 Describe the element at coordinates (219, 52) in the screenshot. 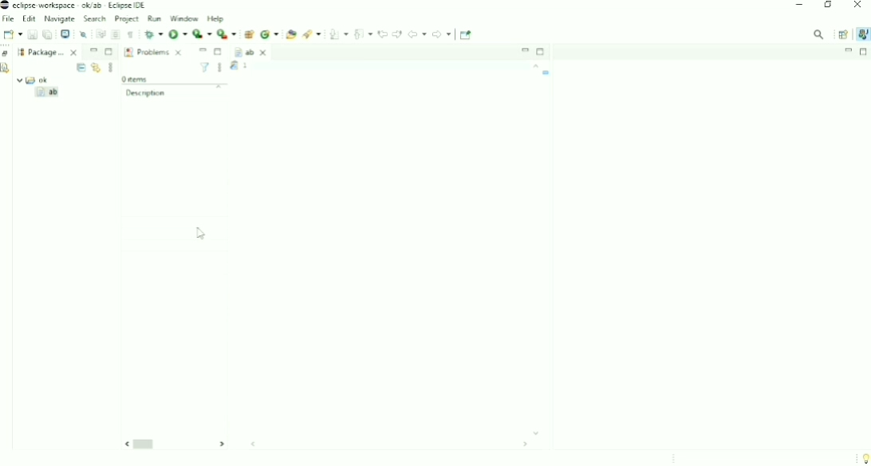

I see `Maximize` at that location.